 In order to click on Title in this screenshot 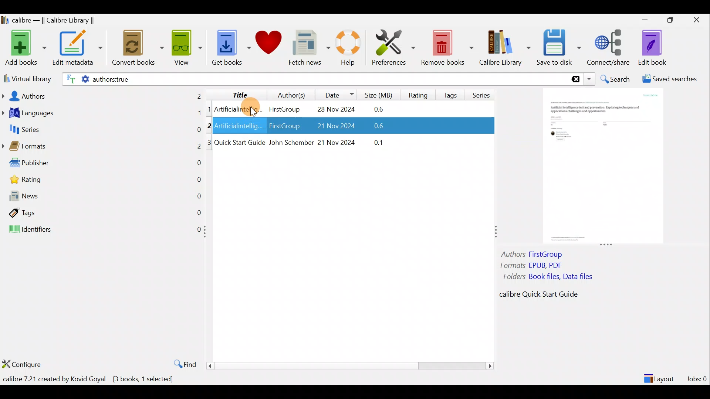, I will do `click(234, 93)`.